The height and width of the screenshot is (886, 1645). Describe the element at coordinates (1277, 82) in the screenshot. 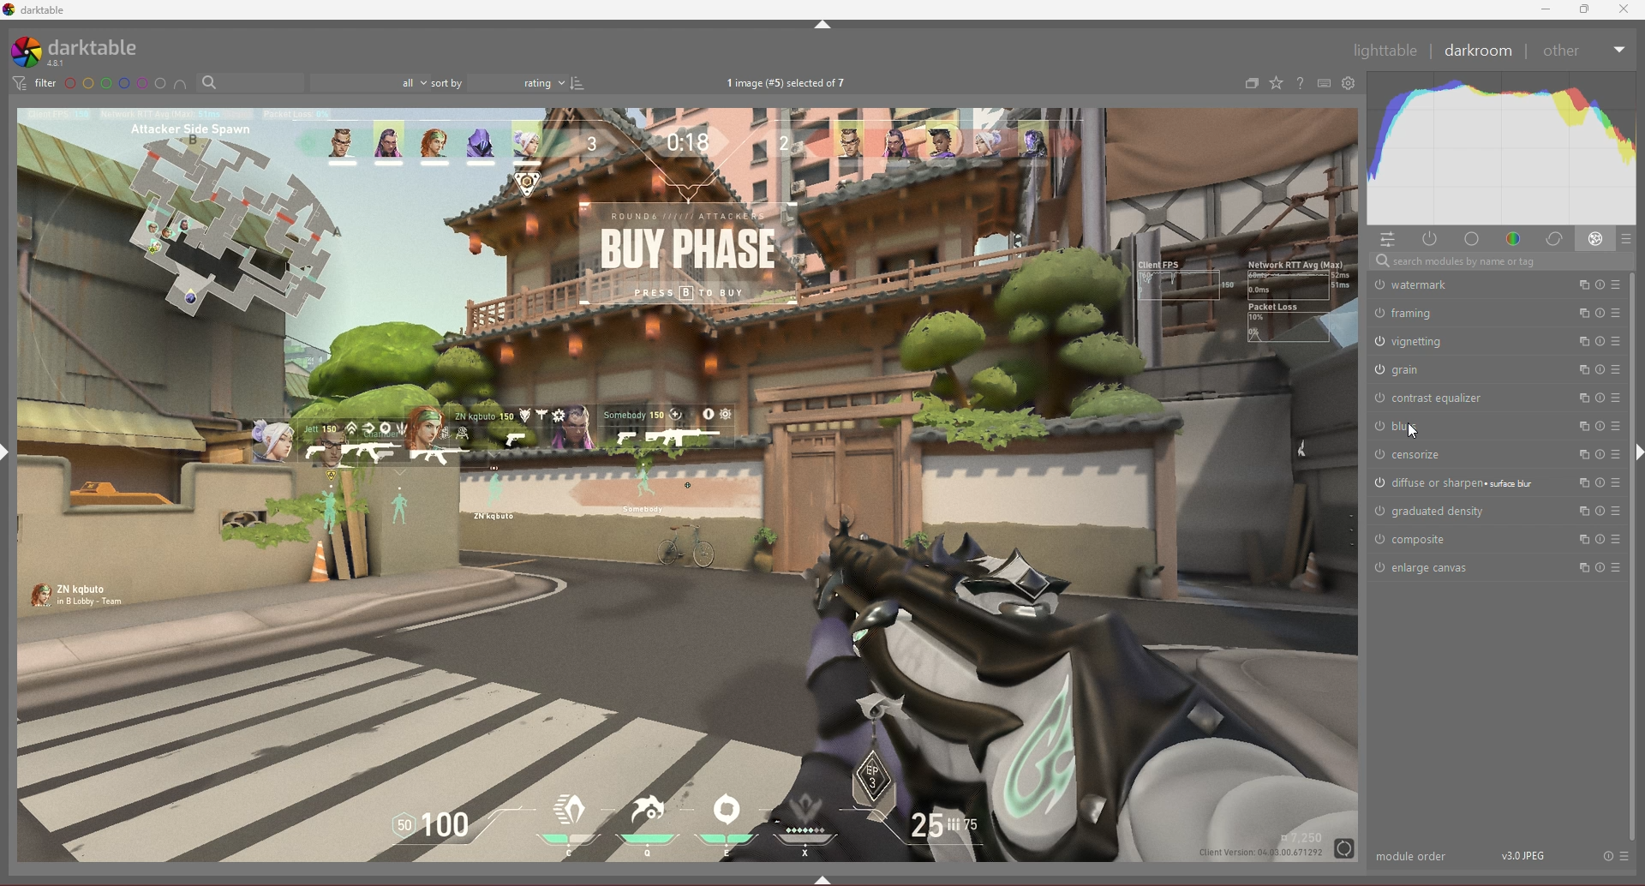

I see `change type of overlays` at that location.